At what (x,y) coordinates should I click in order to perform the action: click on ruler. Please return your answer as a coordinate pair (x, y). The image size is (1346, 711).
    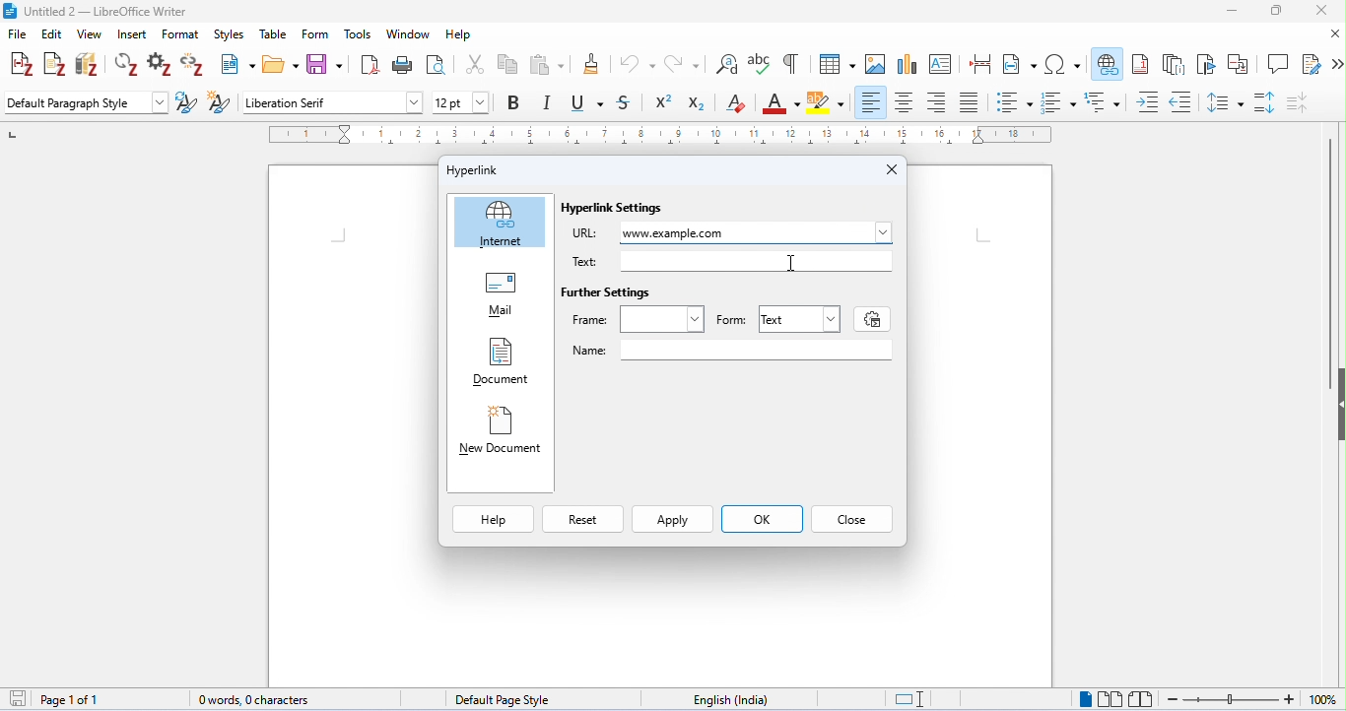
    Looking at the image, I should click on (660, 135).